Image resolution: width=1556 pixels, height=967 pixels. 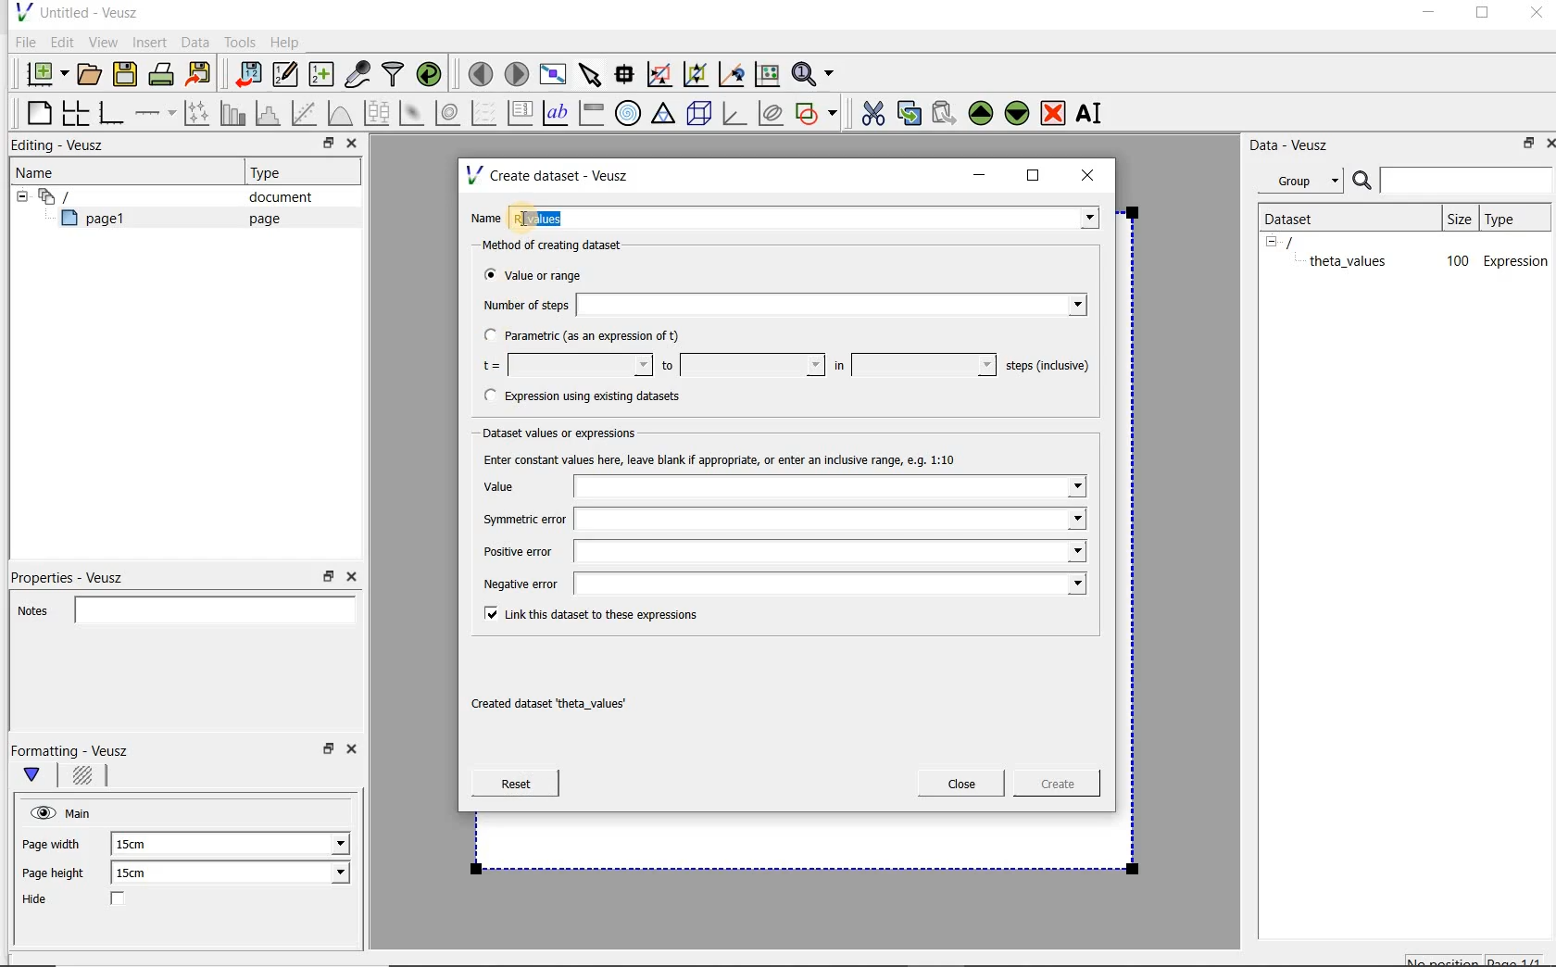 I want to click on Close, so click(x=961, y=784).